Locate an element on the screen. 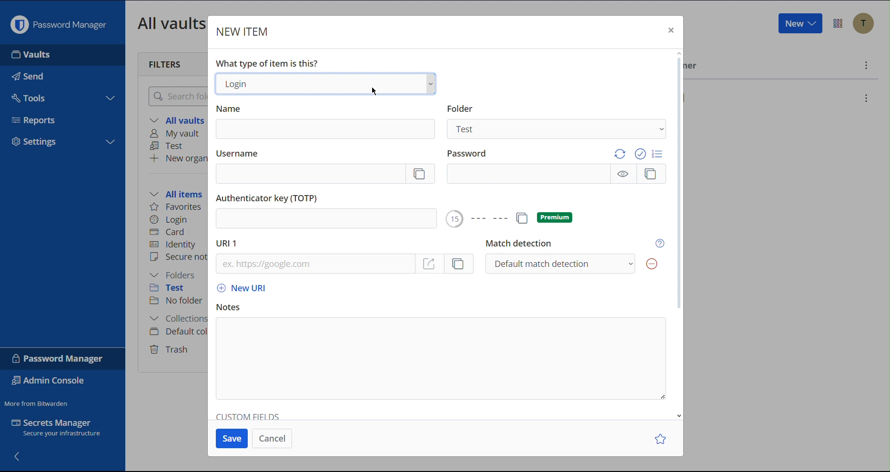  scroll up is located at coordinates (678, 54).